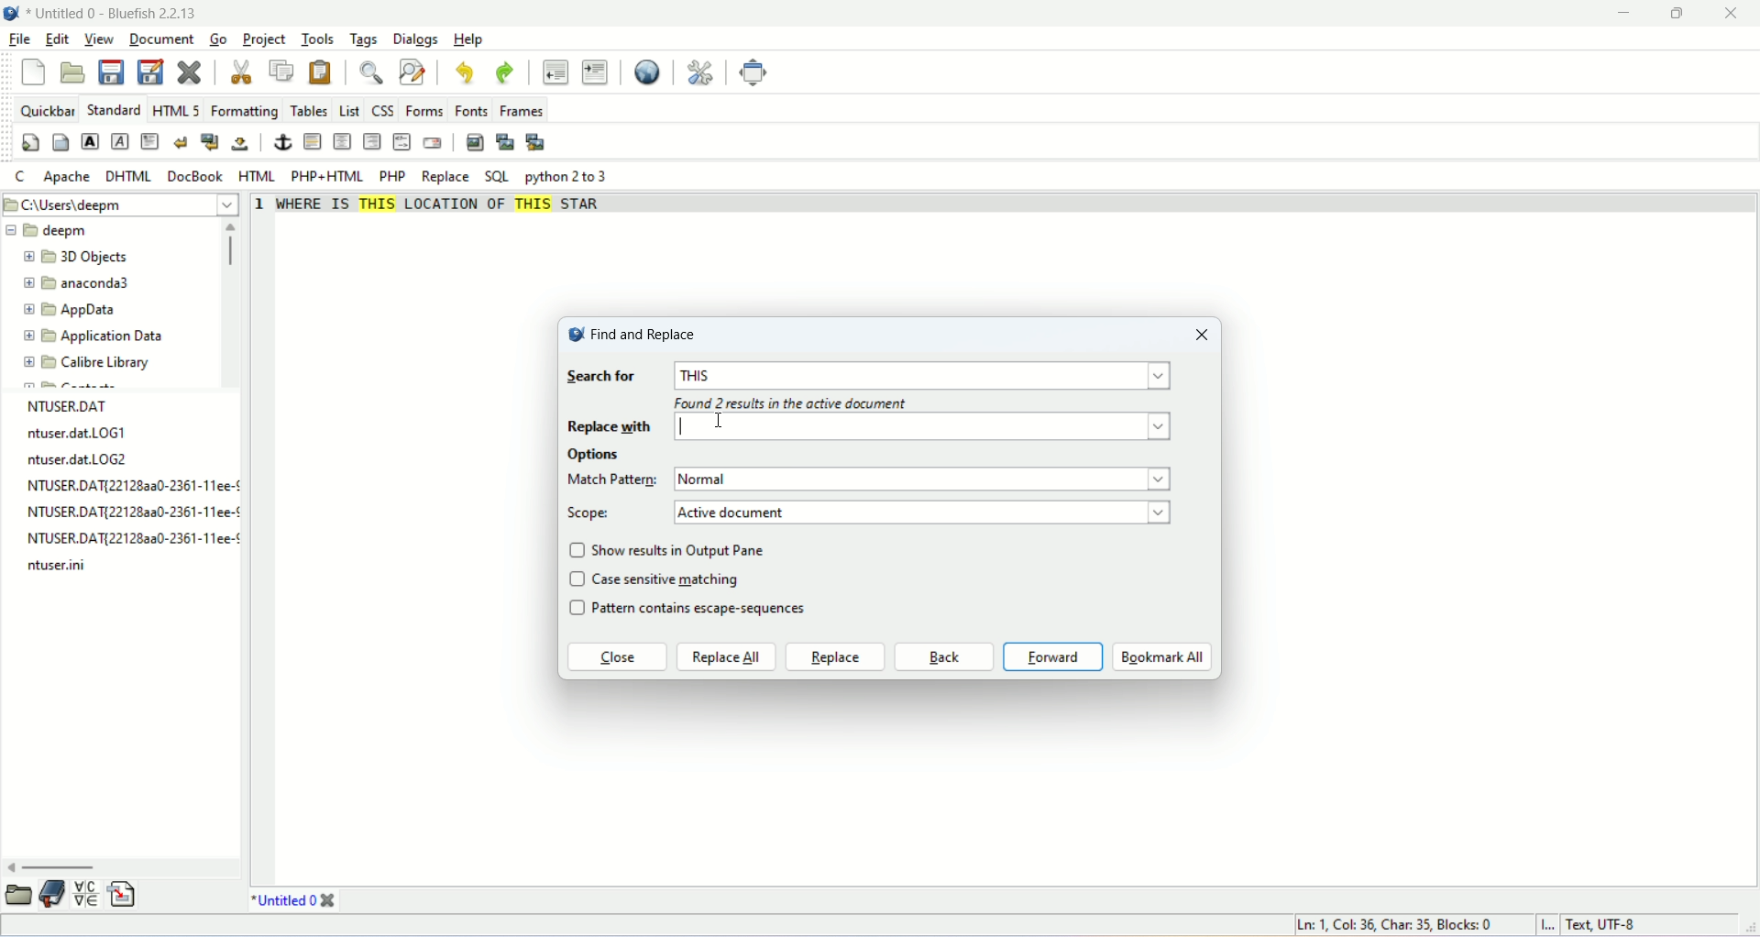  I want to click on save file, so click(114, 72).